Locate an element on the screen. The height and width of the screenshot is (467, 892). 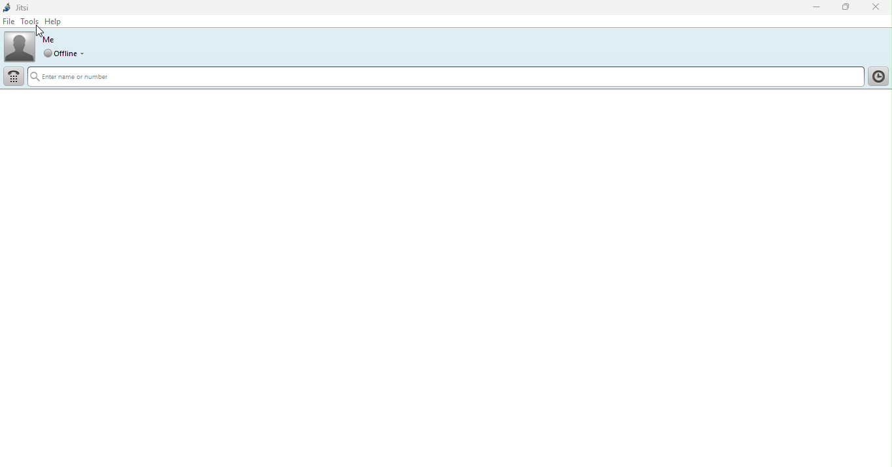
Dial pad is located at coordinates (15, 77).